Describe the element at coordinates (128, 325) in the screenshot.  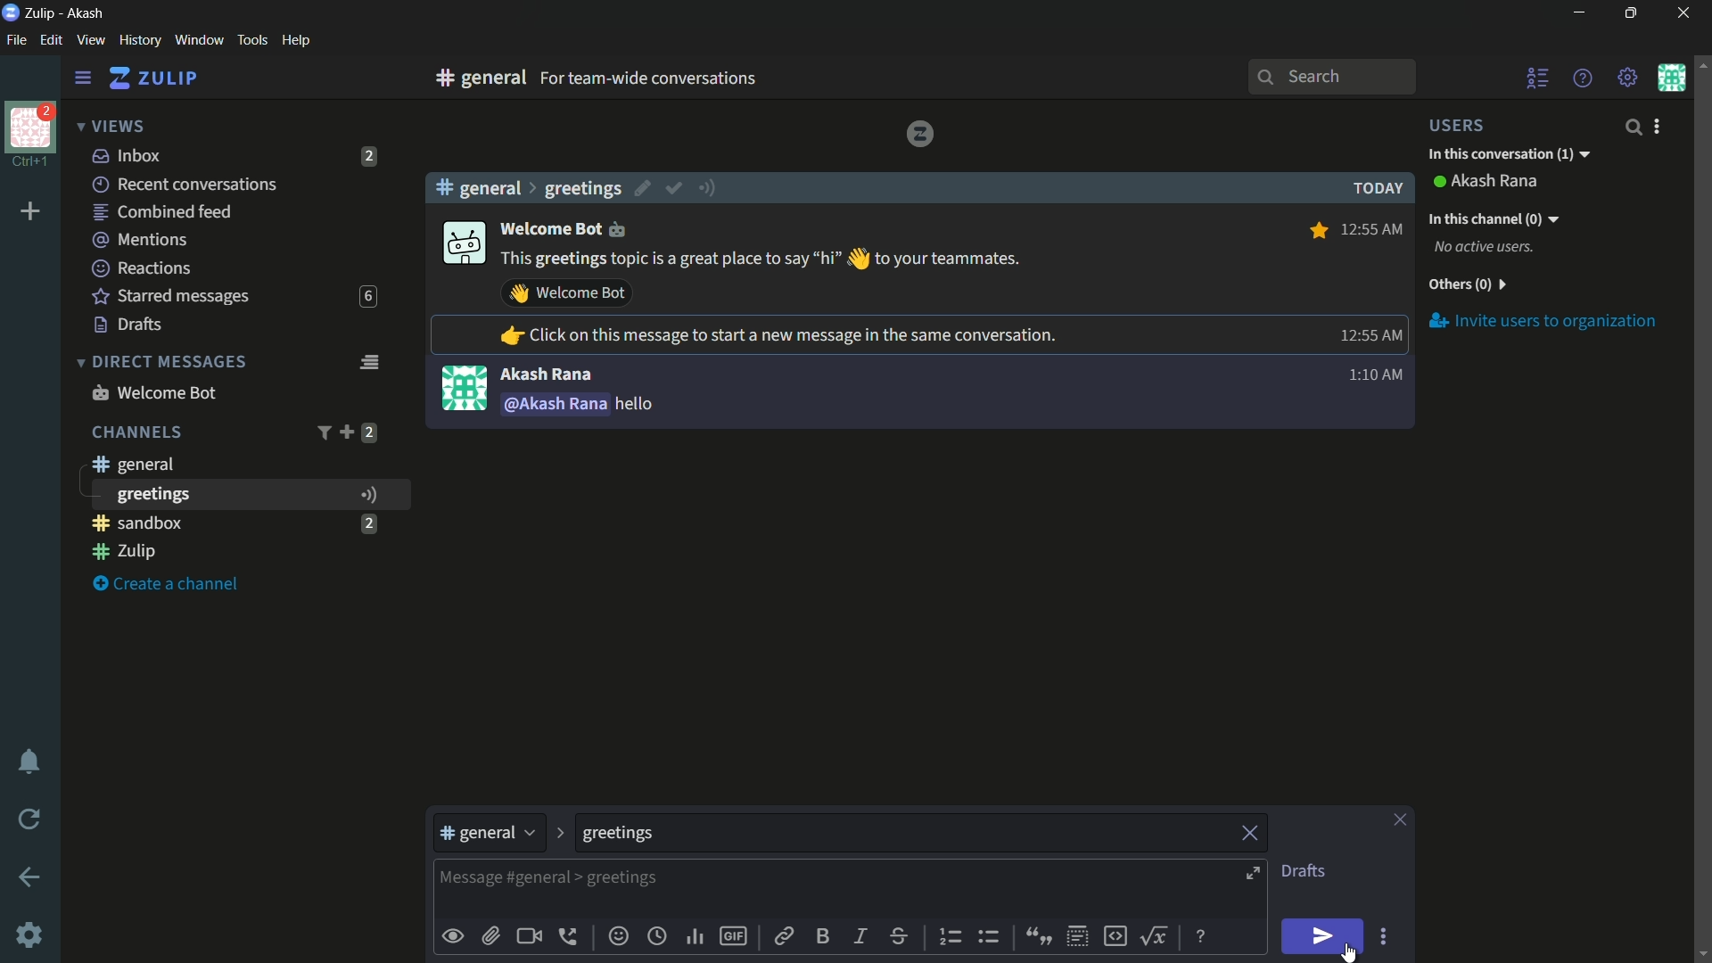
I see `drafts` at that location.